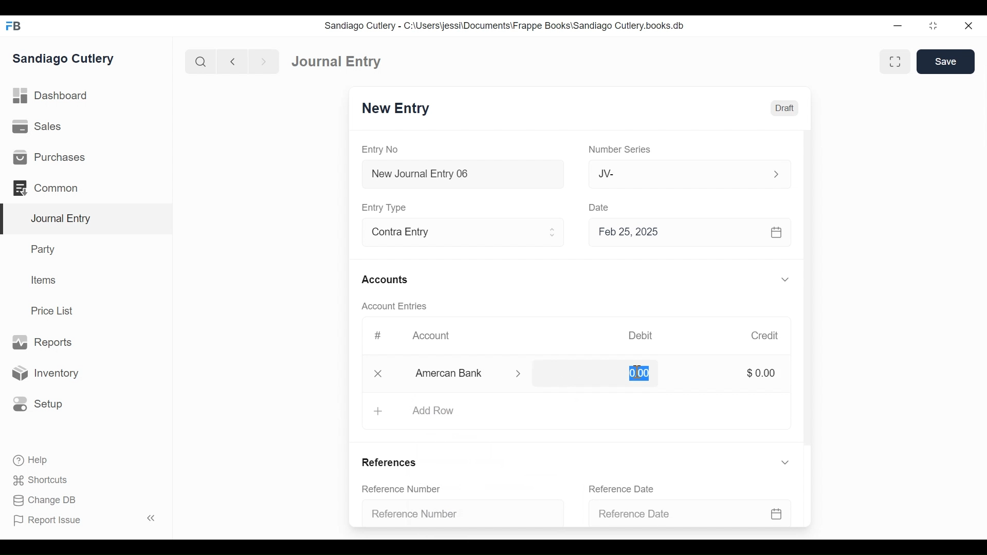  Describe the element at coordinates (460, 374) in the screenshot. I see `Amercan Bank` at that location.